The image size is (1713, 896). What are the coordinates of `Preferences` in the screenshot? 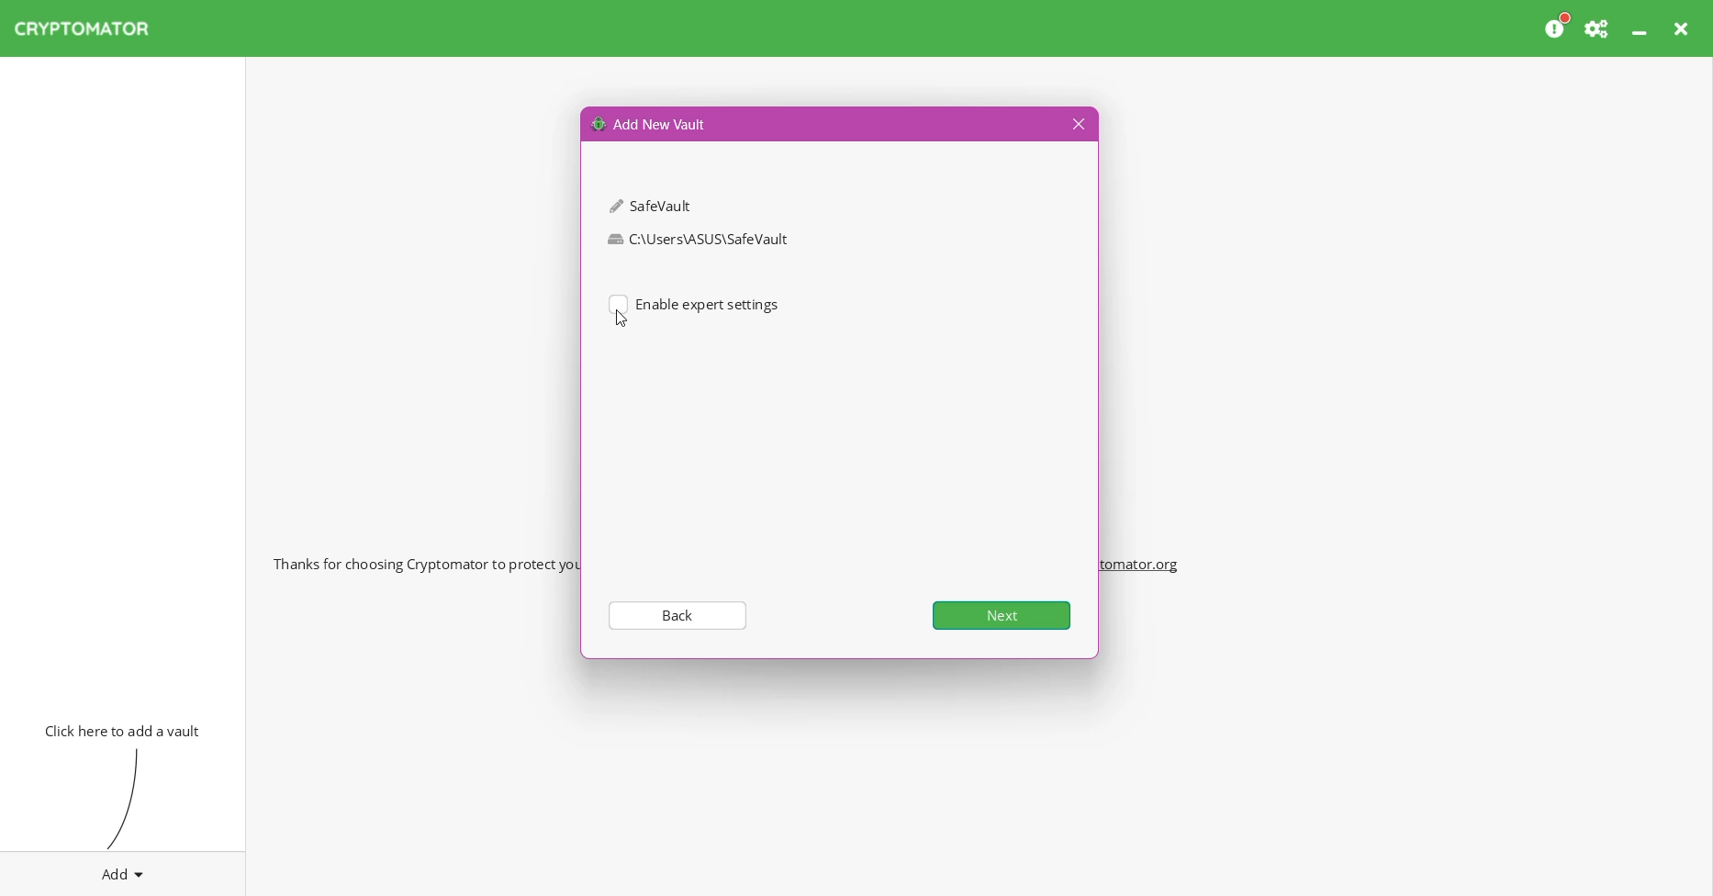 It's located at (1598, 28).